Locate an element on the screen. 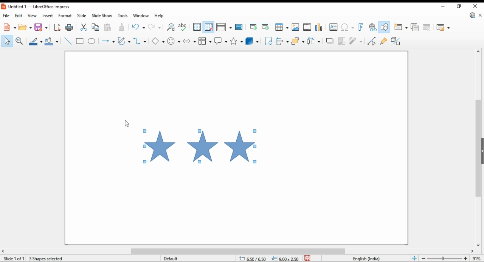 The image size is (484, 262). ellipse is located at coordinates (92, 41).